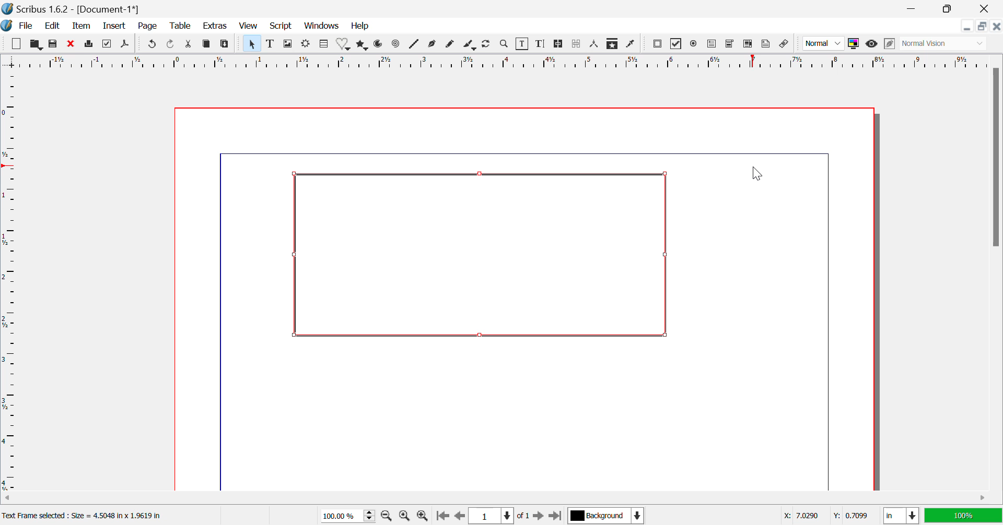 The width and height of the screenshot is (1003, 525). What do you see at coordinates (554, 515) in the screenshot?
I see `Last Page` at bounding box center [554, 515].